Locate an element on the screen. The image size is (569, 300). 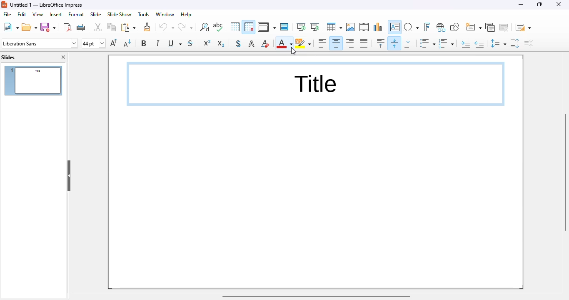
save is located at coordinates (48, 27).